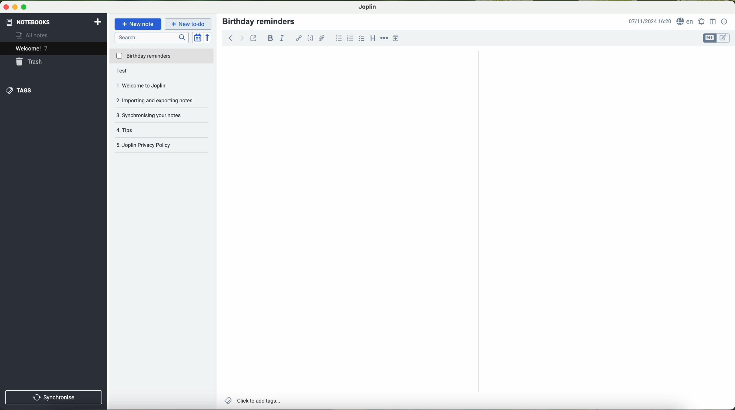 This screenshot has height=410, width=735. I want to click on numbered list, so click(350, 38).